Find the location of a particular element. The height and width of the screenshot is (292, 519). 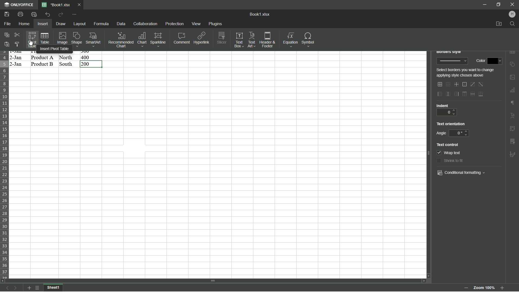

zoom 100% is located at coordinates (484, 286).